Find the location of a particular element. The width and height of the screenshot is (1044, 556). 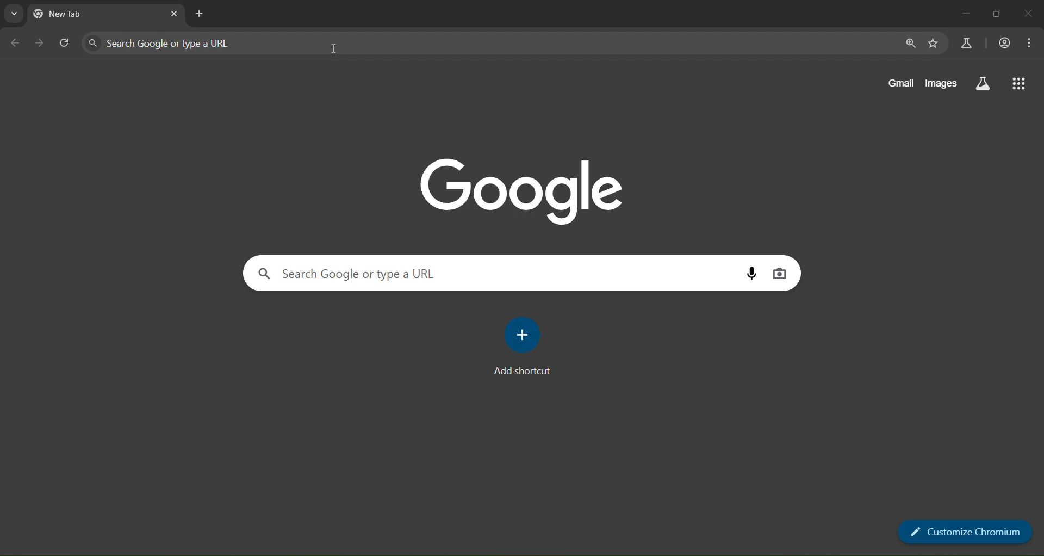

account is located at coordinates (1004, 42).